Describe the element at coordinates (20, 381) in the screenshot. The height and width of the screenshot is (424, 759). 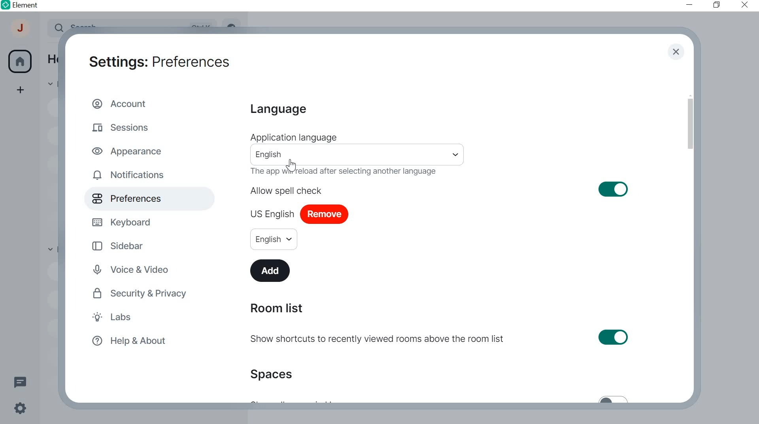
I see `THREADS` at that location.